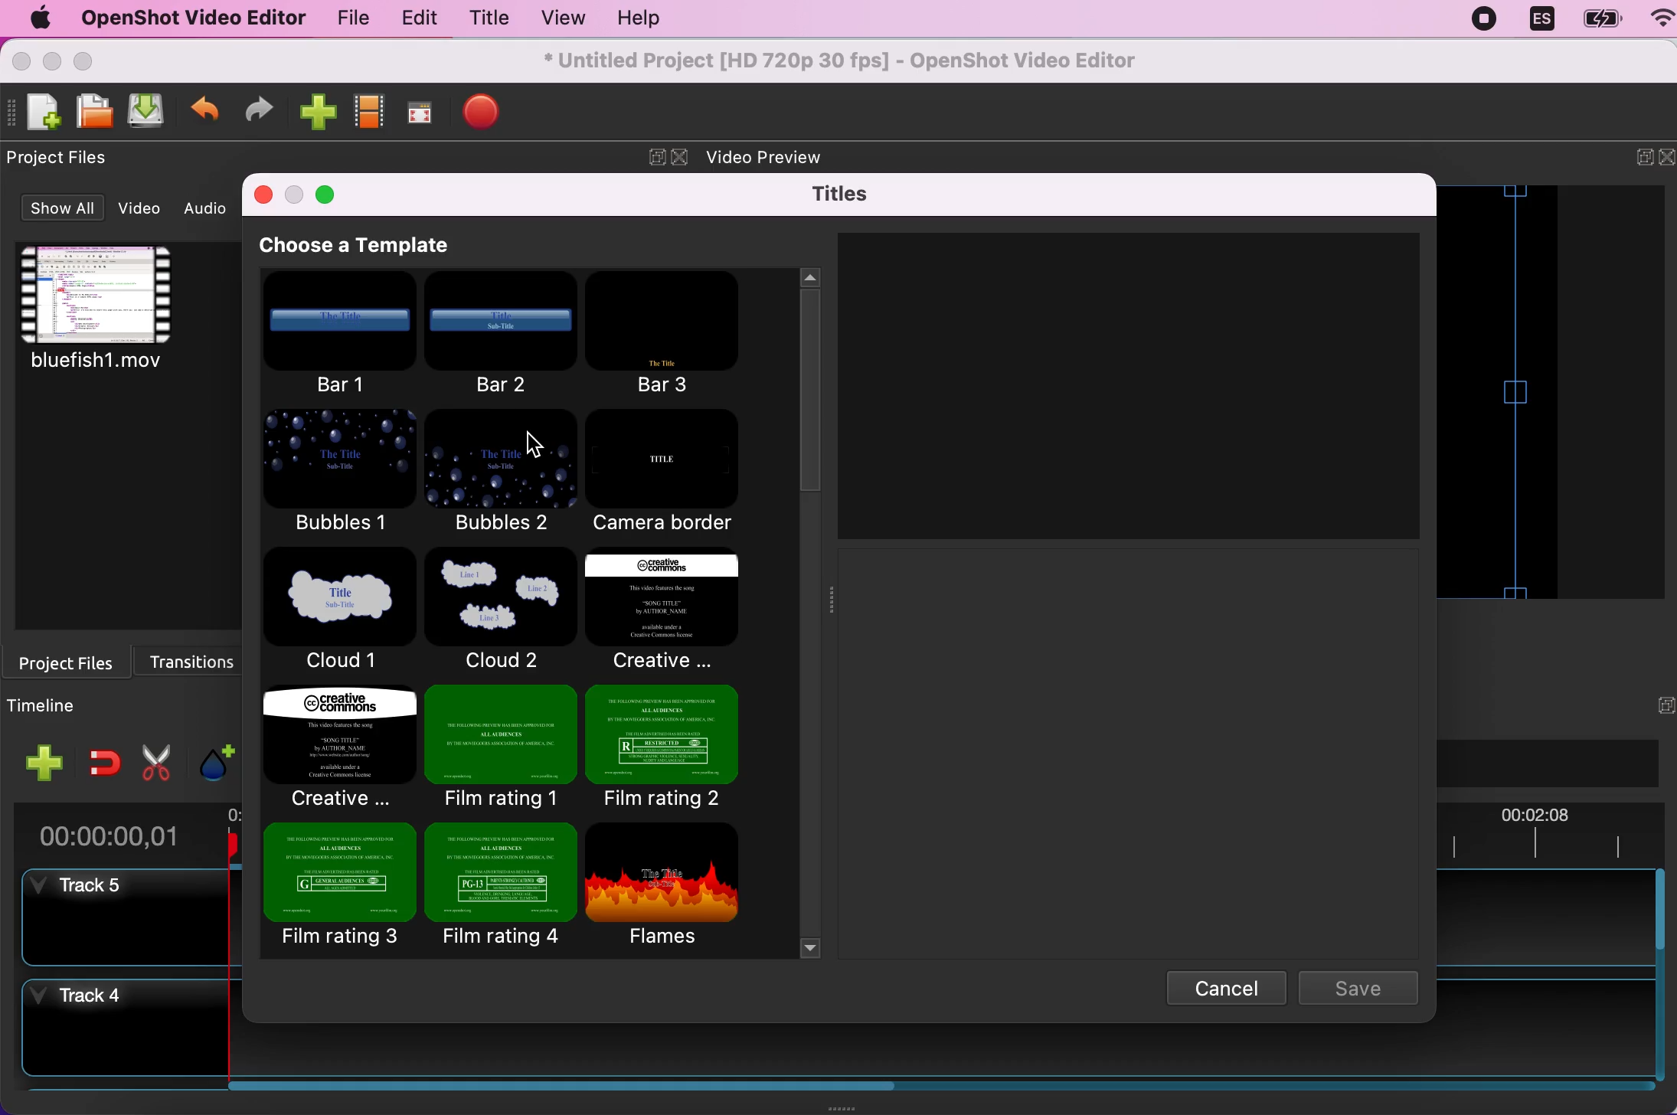 The image size is (1677, 1115). I want to click on wifi, so click(1655, 21).